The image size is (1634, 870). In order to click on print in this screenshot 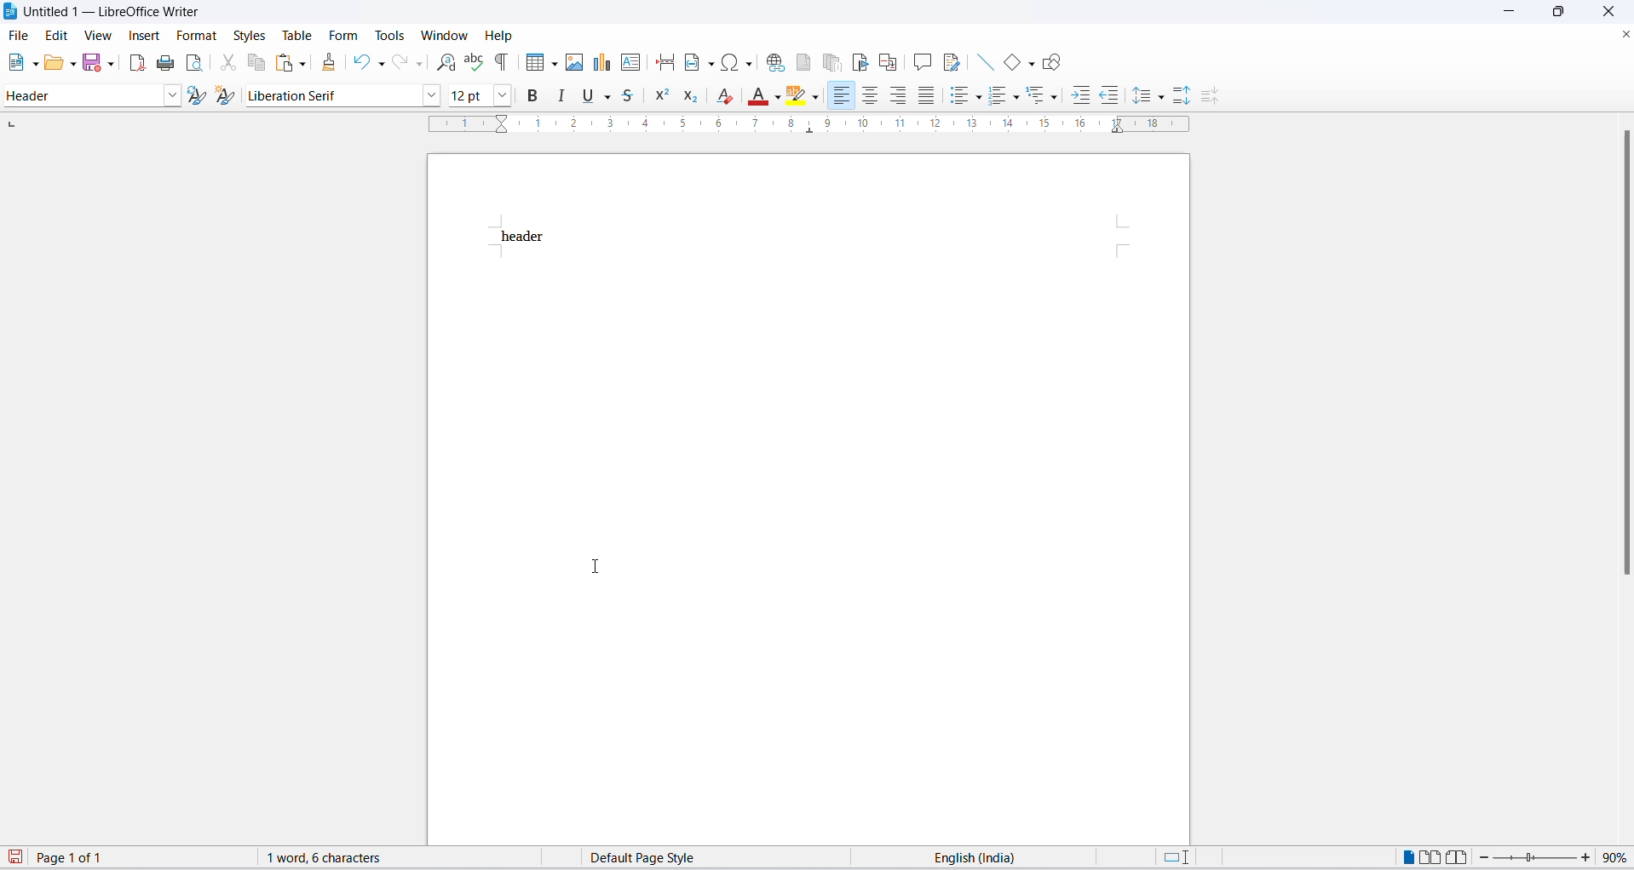, I will do `click(162, 61)`.